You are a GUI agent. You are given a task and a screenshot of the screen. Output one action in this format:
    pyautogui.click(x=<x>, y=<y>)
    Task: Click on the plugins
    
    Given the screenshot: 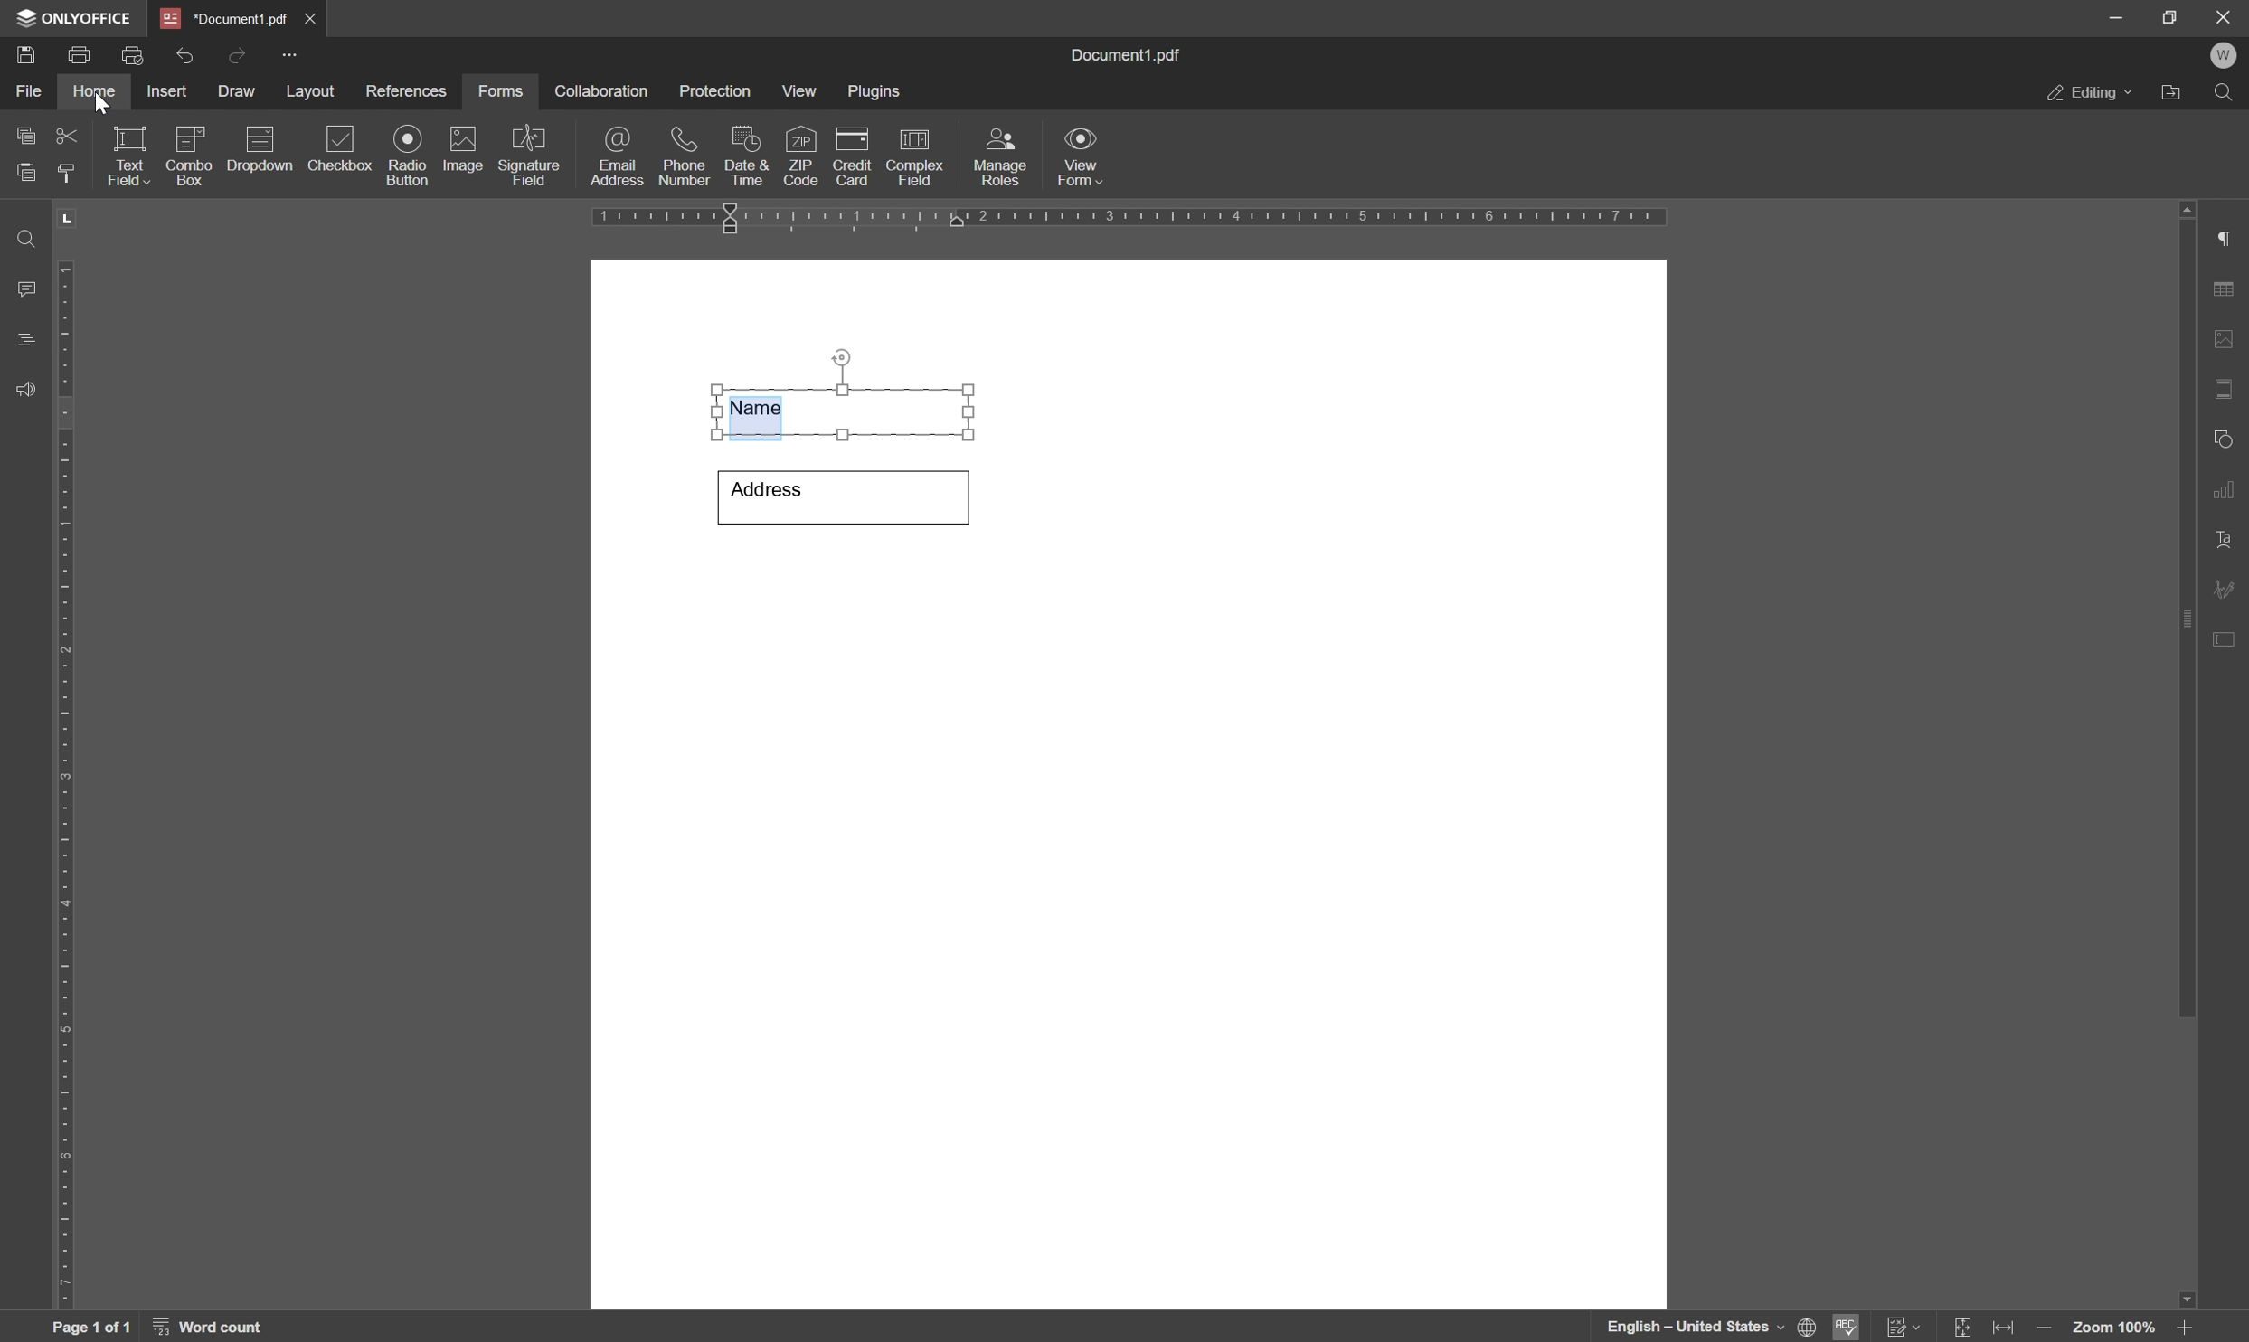 What is the action you would take?
    pyautogui.click(x=876, y=92)
    